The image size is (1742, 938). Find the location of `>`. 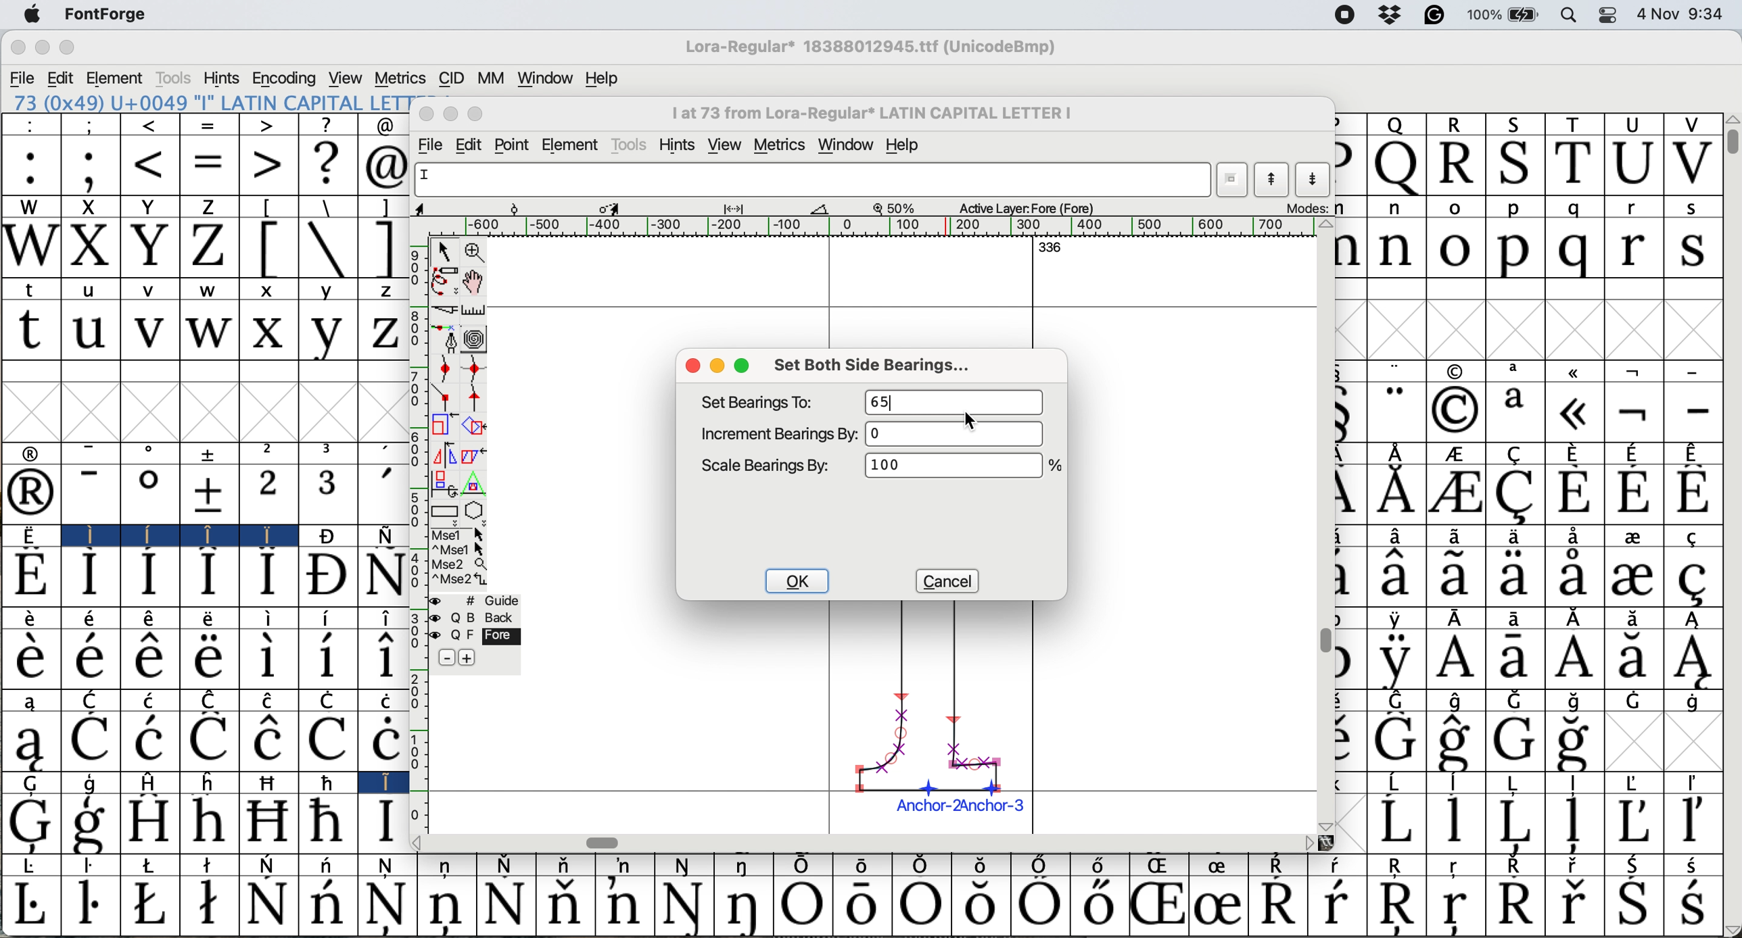

> is located at coordinates (265, 126).